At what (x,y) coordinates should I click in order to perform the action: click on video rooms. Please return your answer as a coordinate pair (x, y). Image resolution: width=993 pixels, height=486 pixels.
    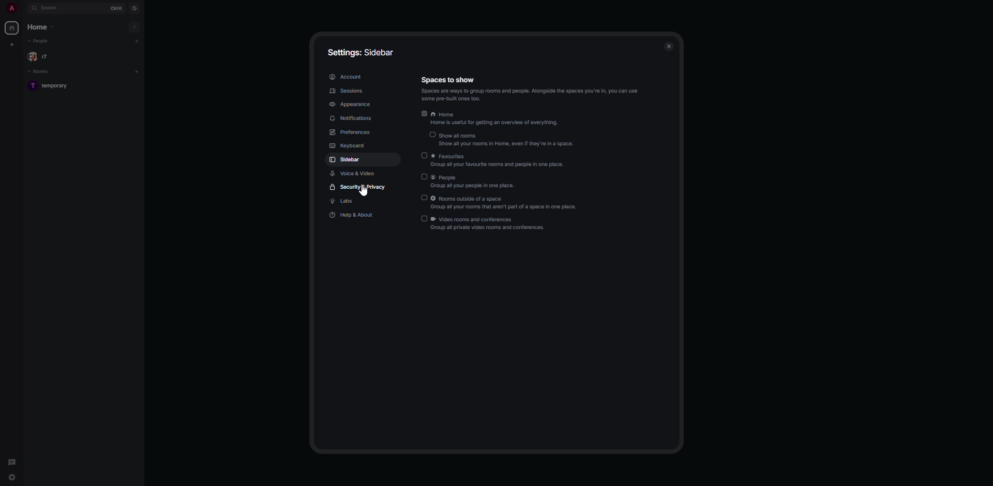
    Looking at the image, I should click on (486, 224).